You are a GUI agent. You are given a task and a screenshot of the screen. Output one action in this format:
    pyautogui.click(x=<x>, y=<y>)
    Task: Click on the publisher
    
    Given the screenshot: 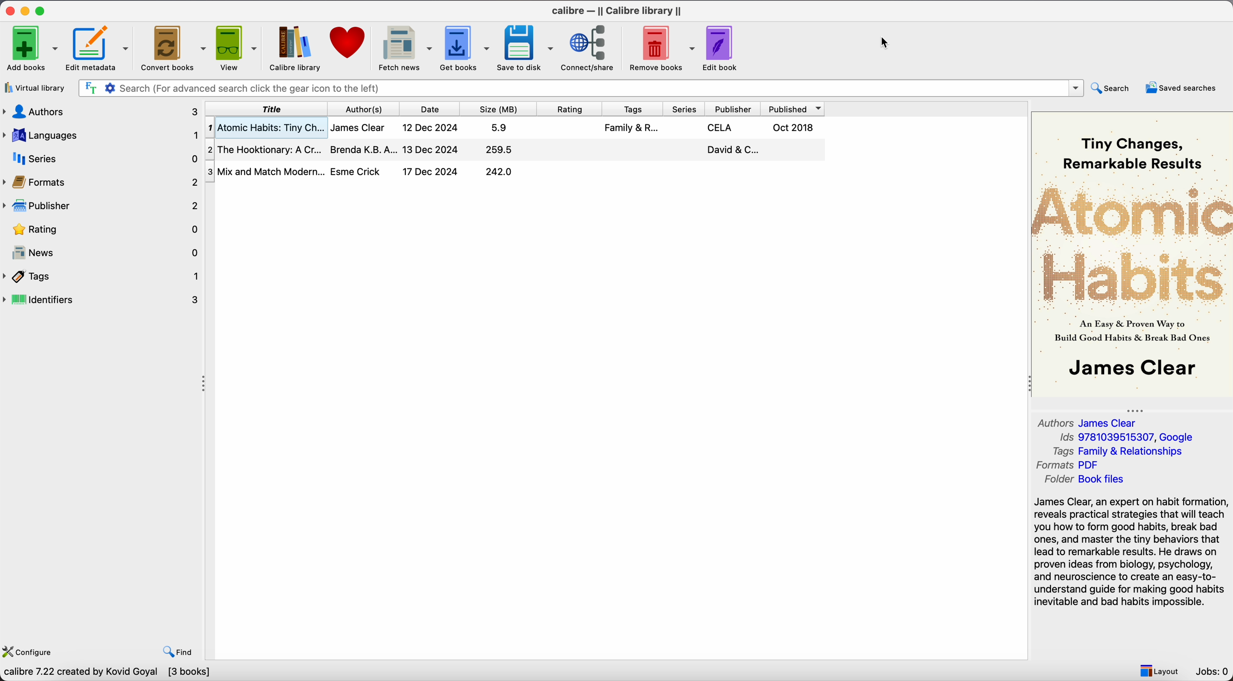 What is the action you would take?
    pyautogui.click(x=100, y=206)
    